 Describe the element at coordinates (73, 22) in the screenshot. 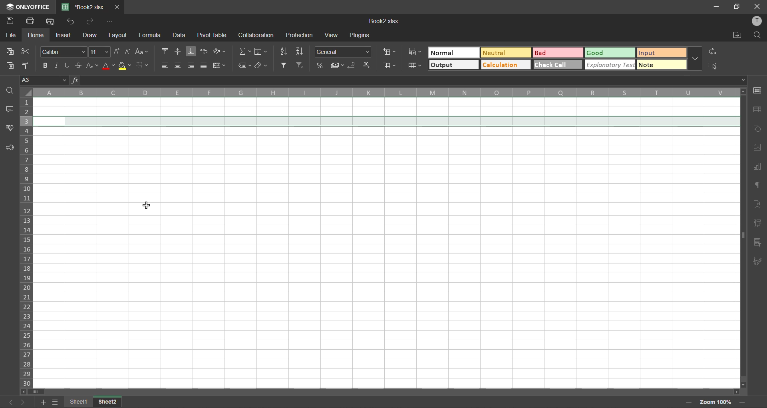

I see `undo` at that location.